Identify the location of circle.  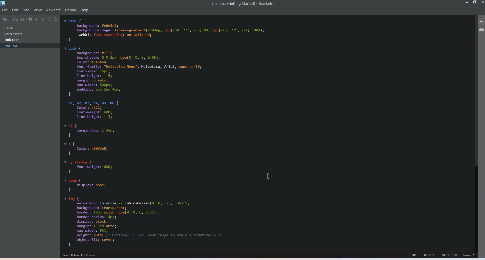
(456, 255).